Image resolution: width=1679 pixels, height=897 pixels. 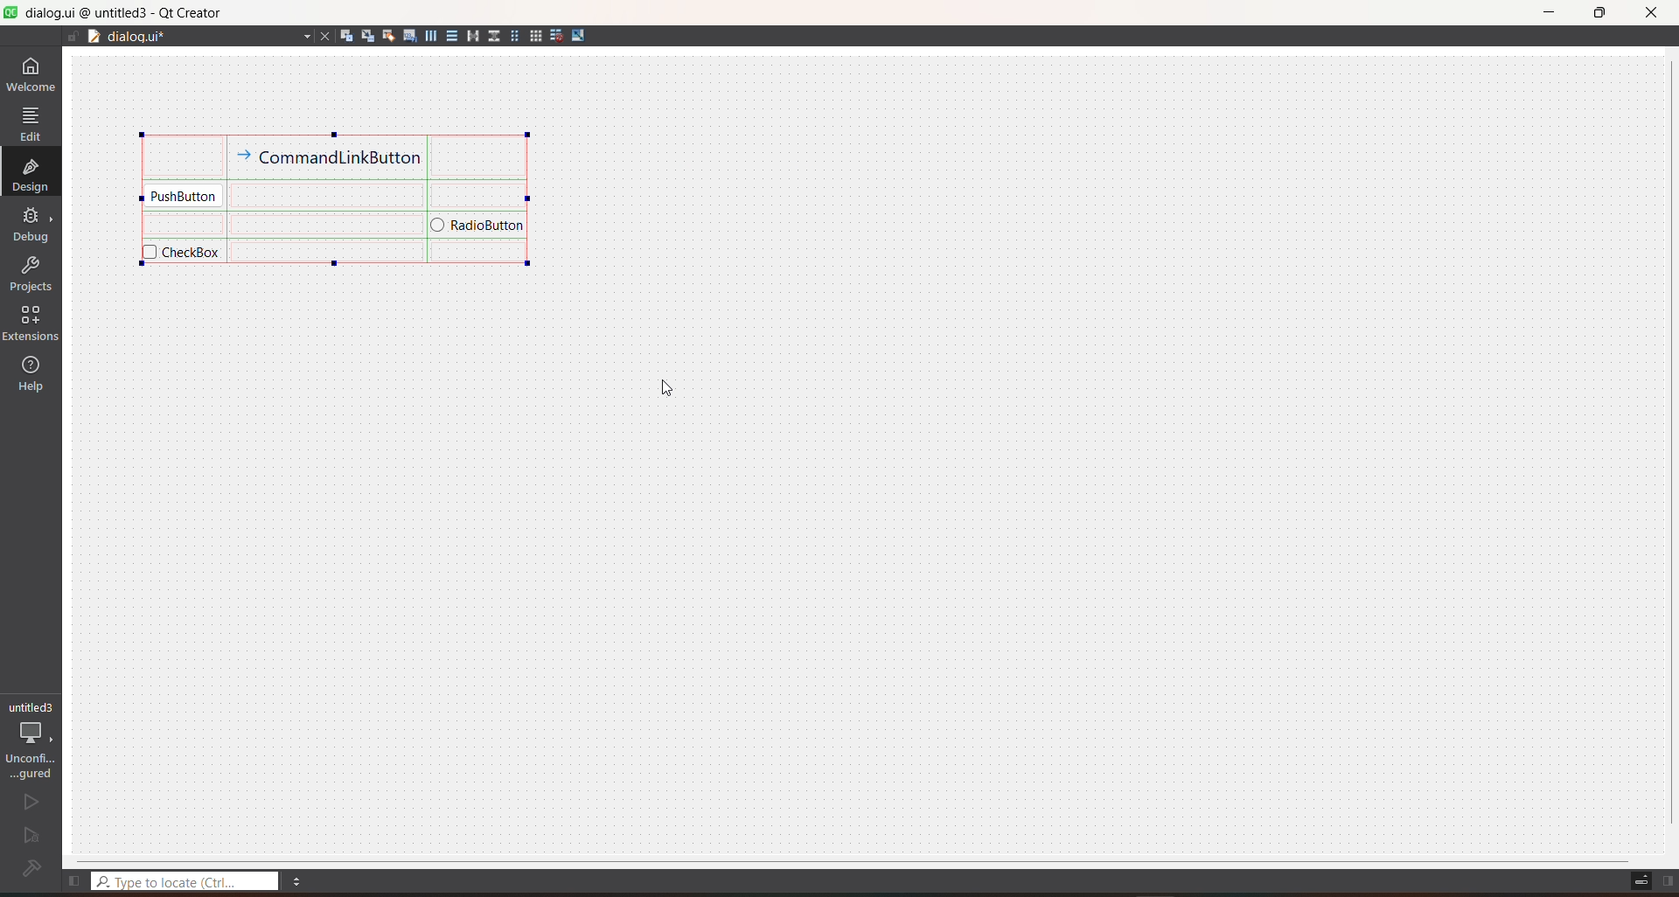 I want to click on layout horizontal splitter, so click(x=470, y=35).